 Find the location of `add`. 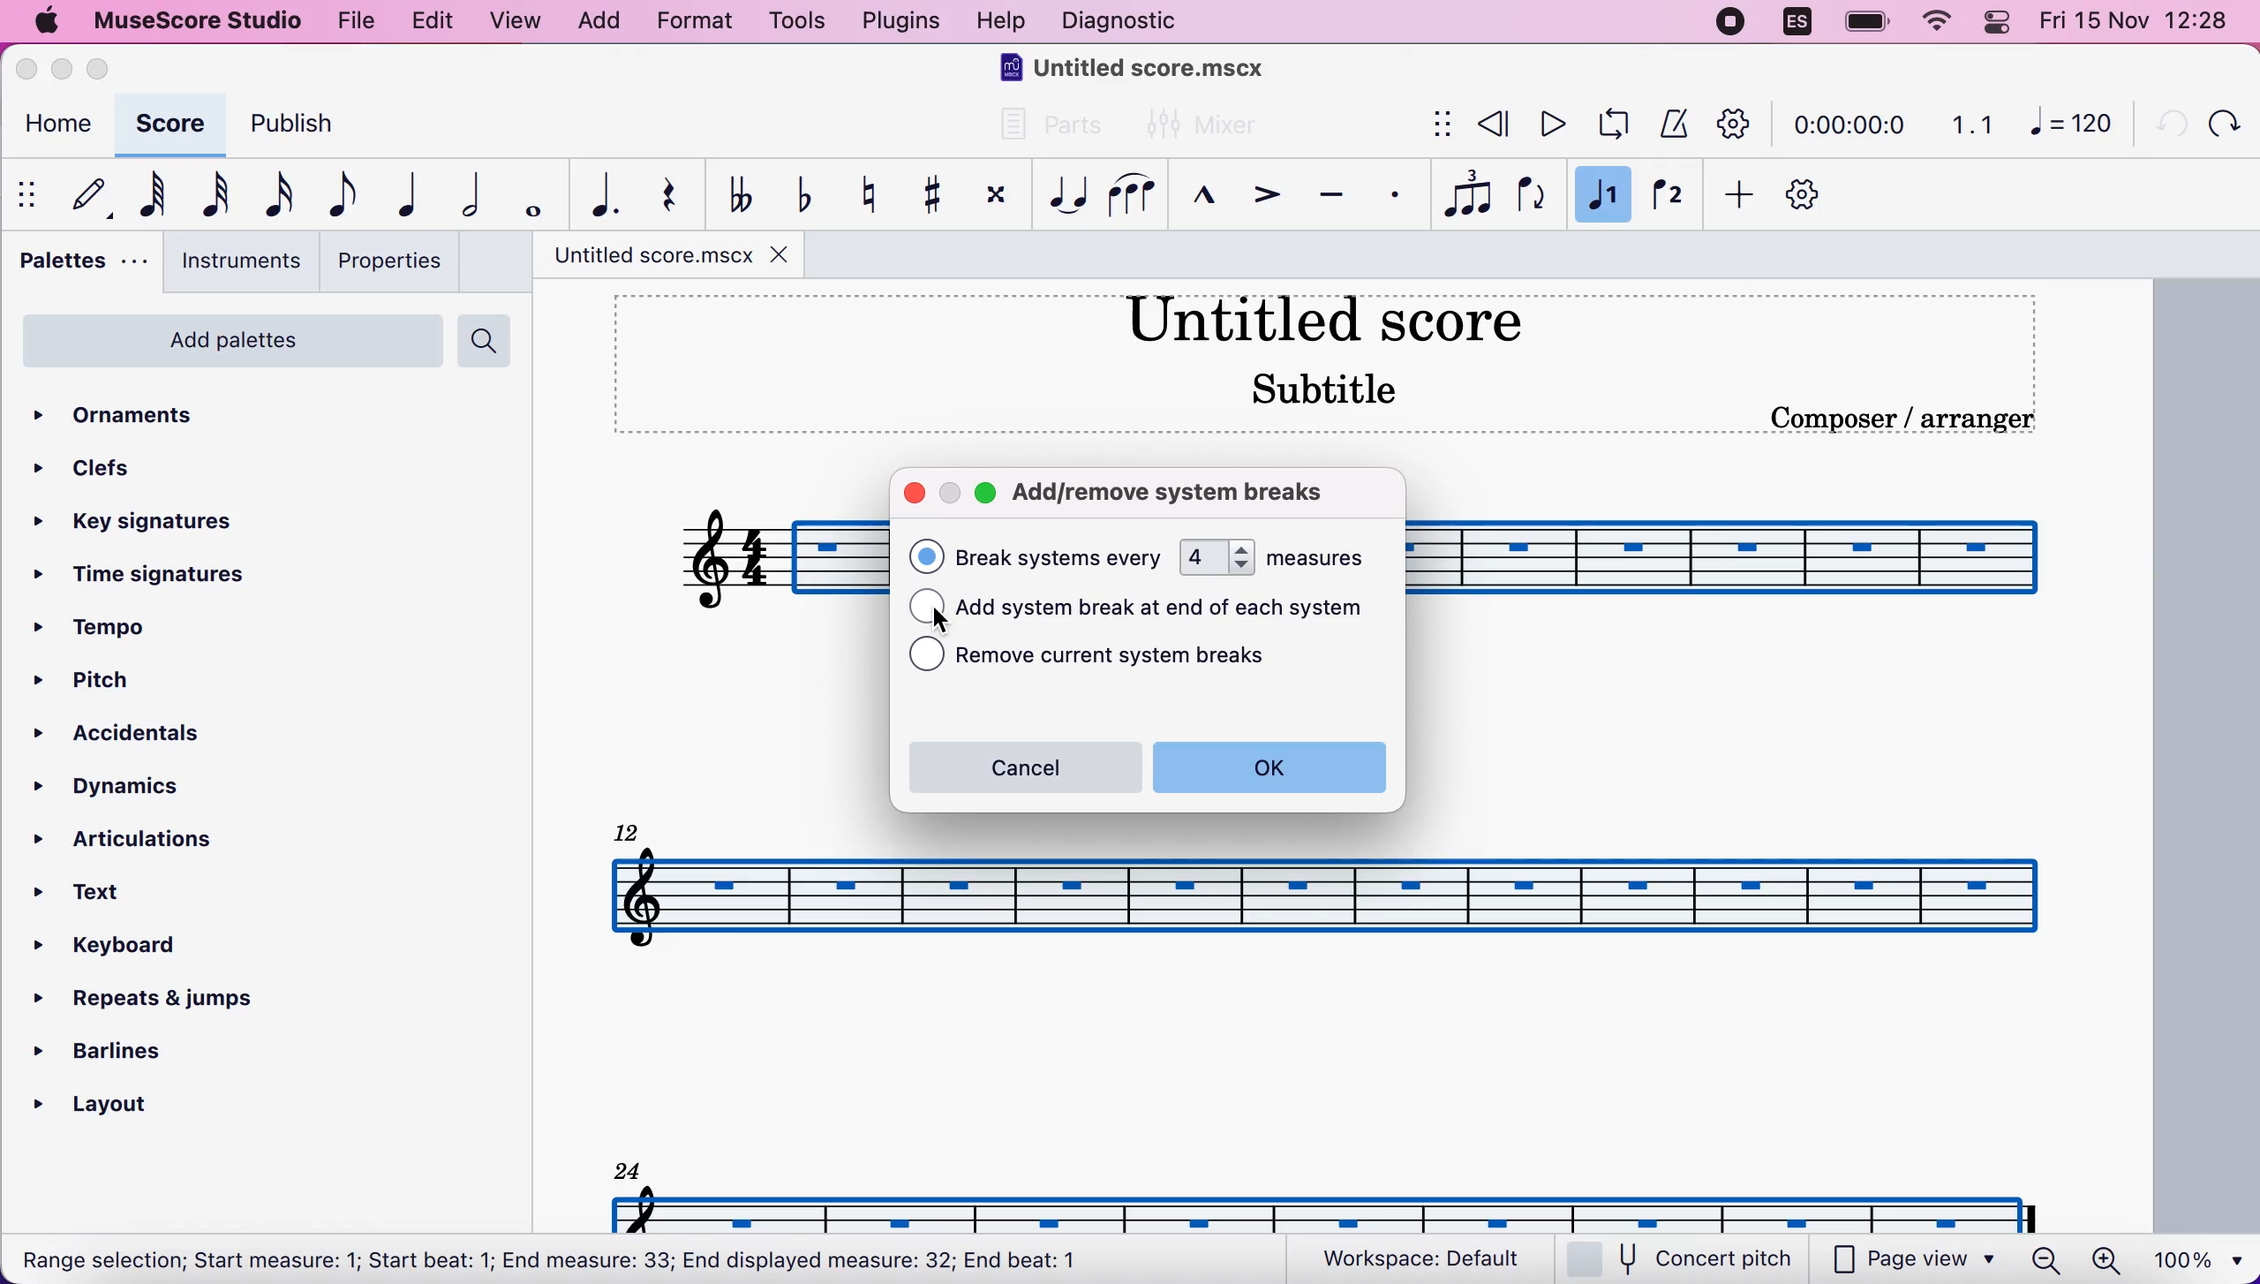

add is located at coordinates (598, 22).